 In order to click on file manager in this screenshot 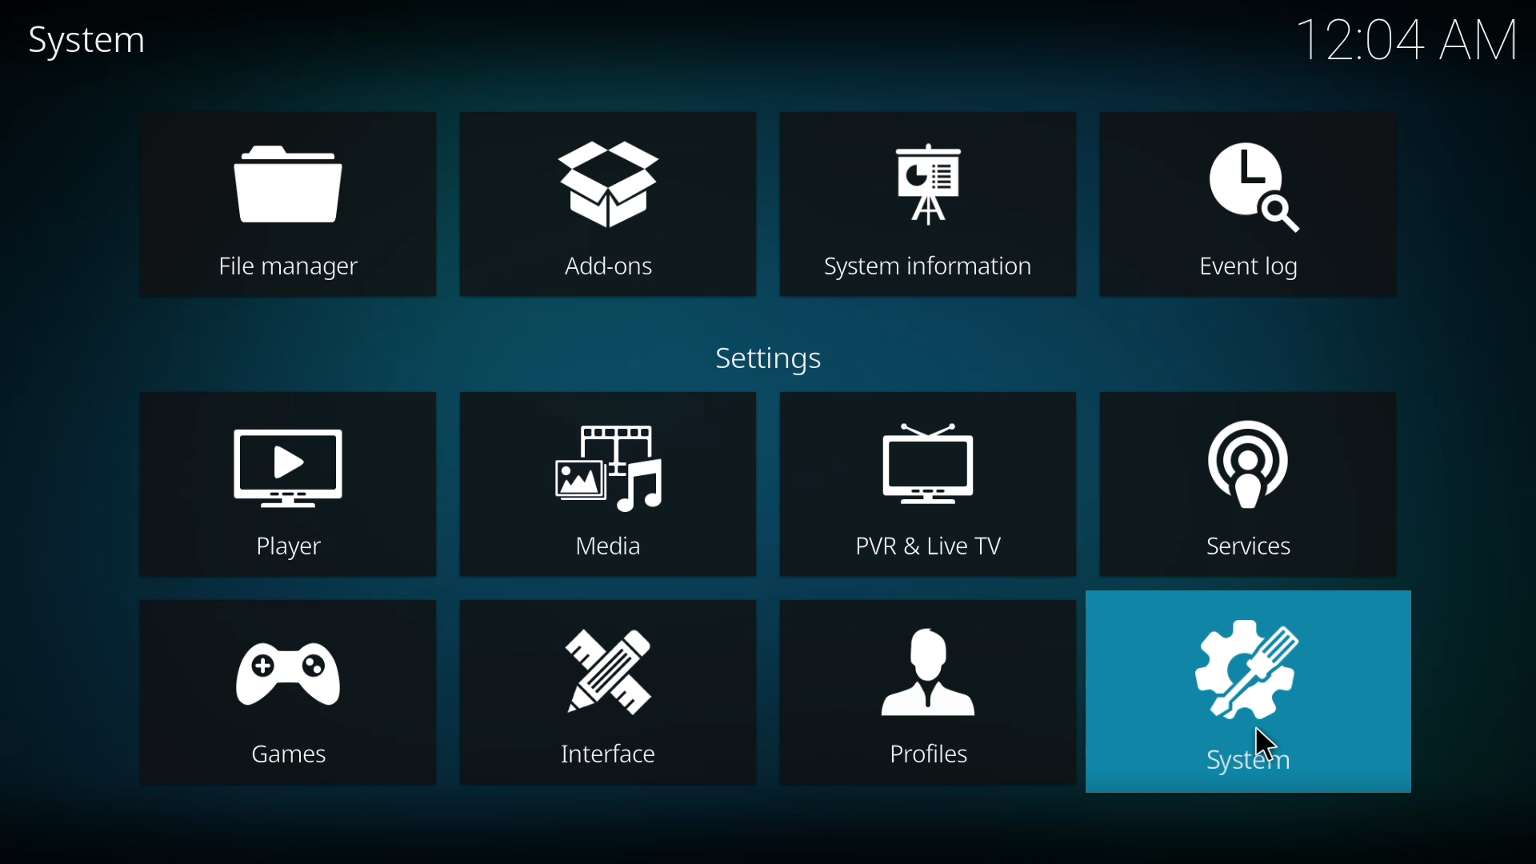, I will do `click(288, 201)`.